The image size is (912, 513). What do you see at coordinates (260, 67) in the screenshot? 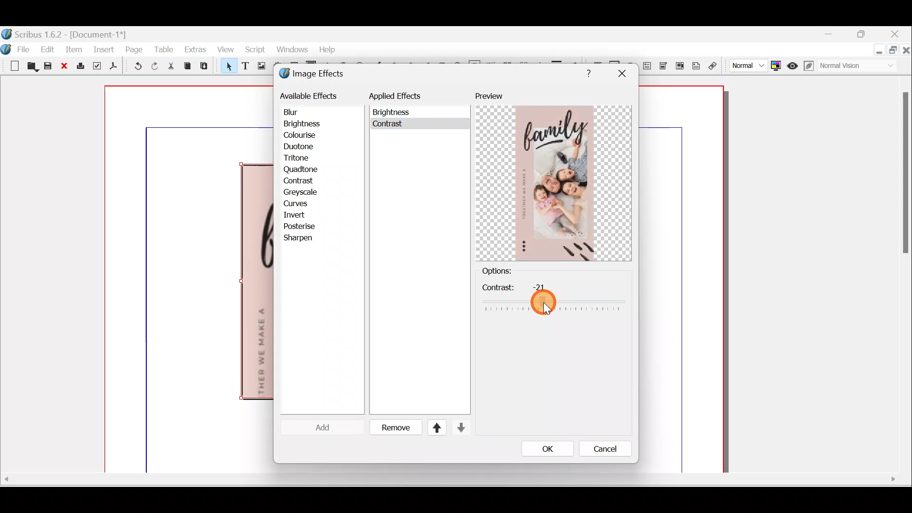
I see `Image frame` at bounding box center [260, 67].